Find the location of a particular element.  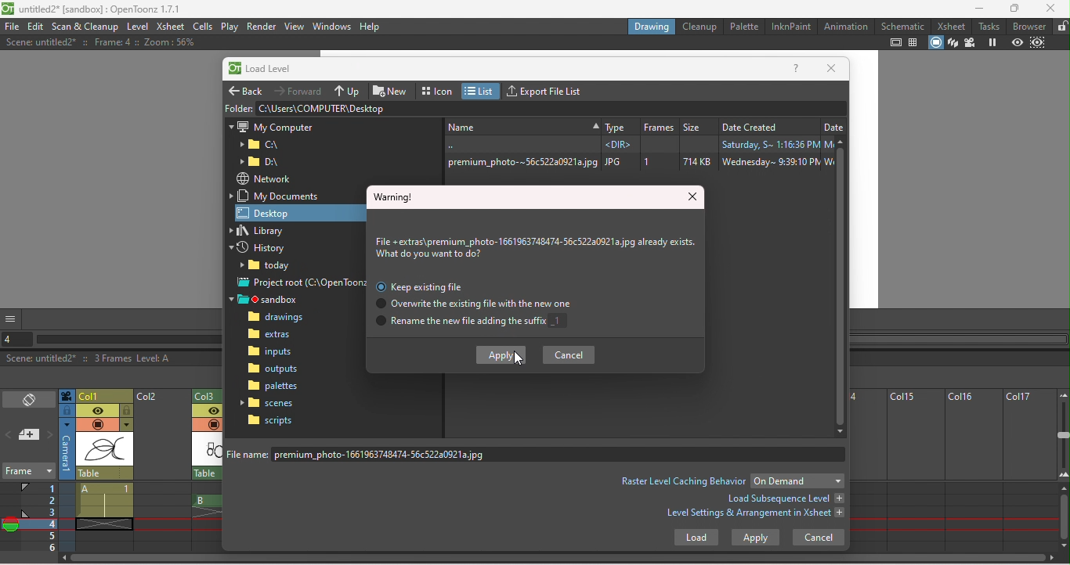

Windows is located at coordinates (332, 25).